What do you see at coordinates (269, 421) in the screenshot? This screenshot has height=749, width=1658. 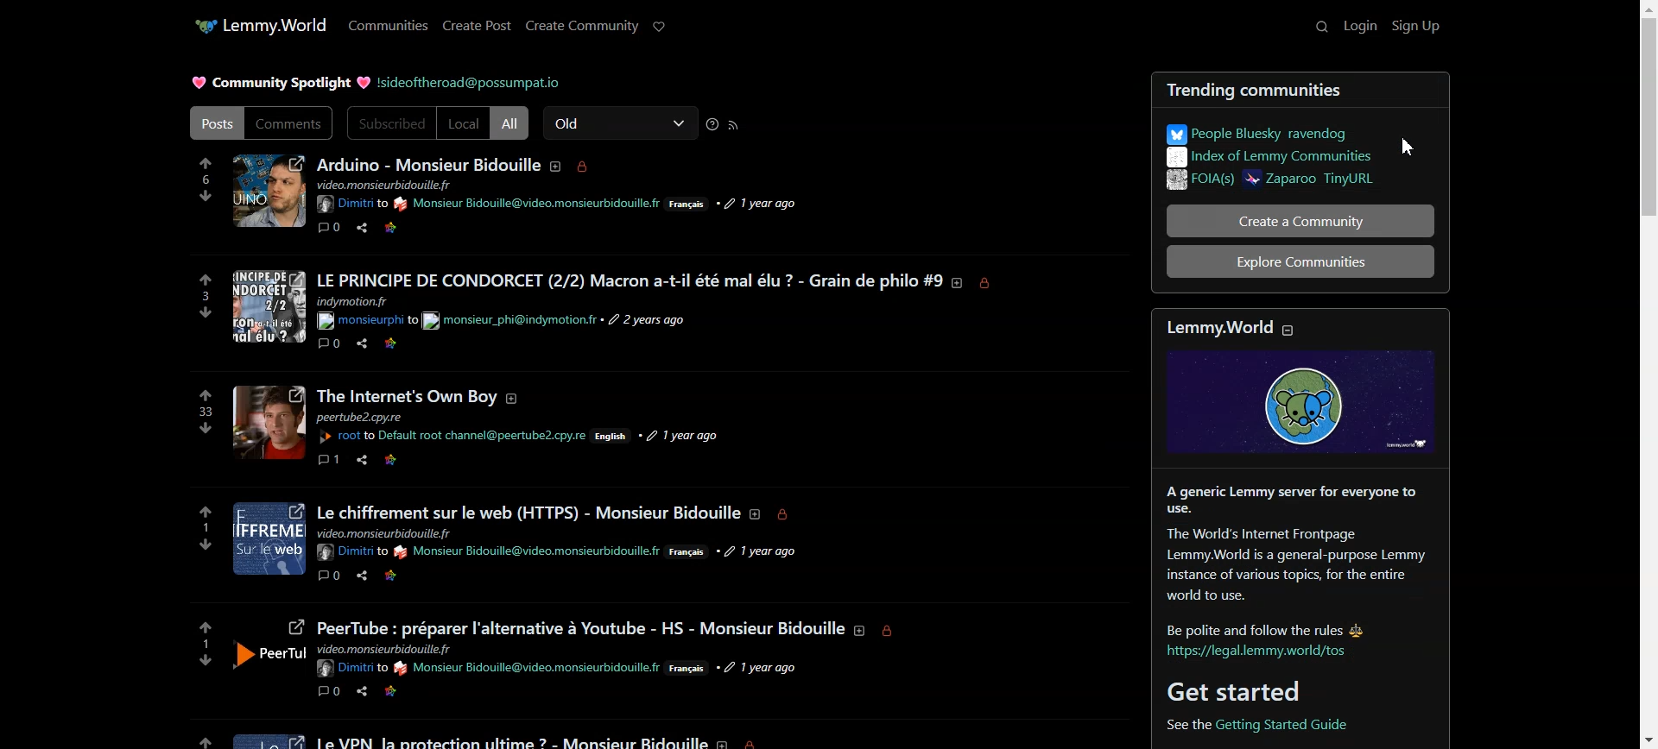 I see `` at bounding box center [269, 421].